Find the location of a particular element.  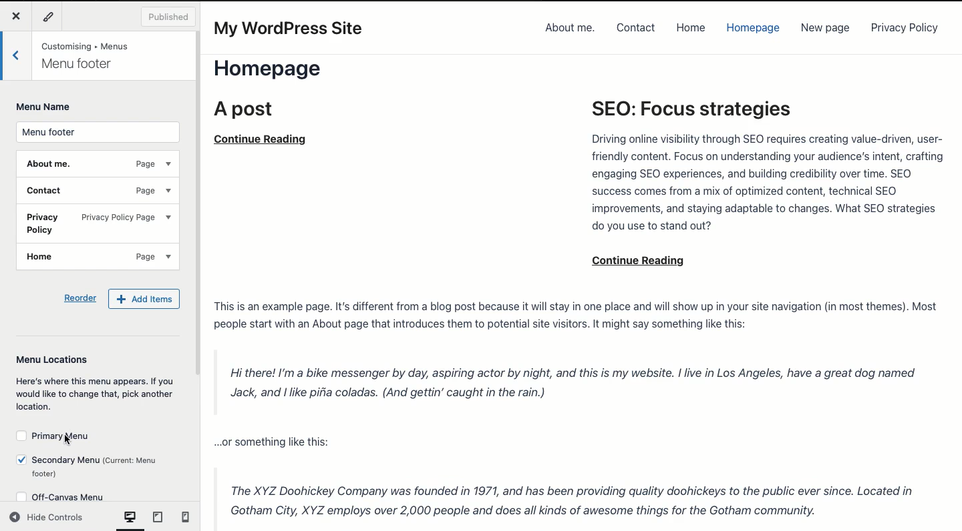

cursor is located at coordinates (71, 441).